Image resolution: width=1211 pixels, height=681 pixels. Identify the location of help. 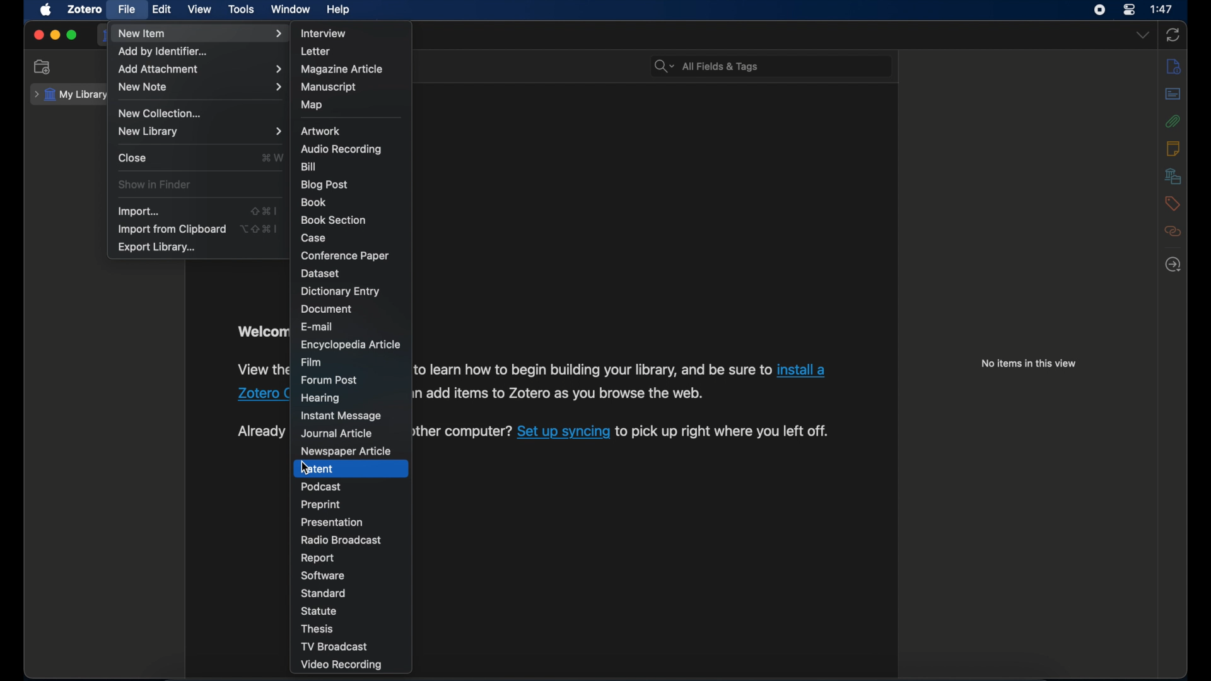
(338, 10).